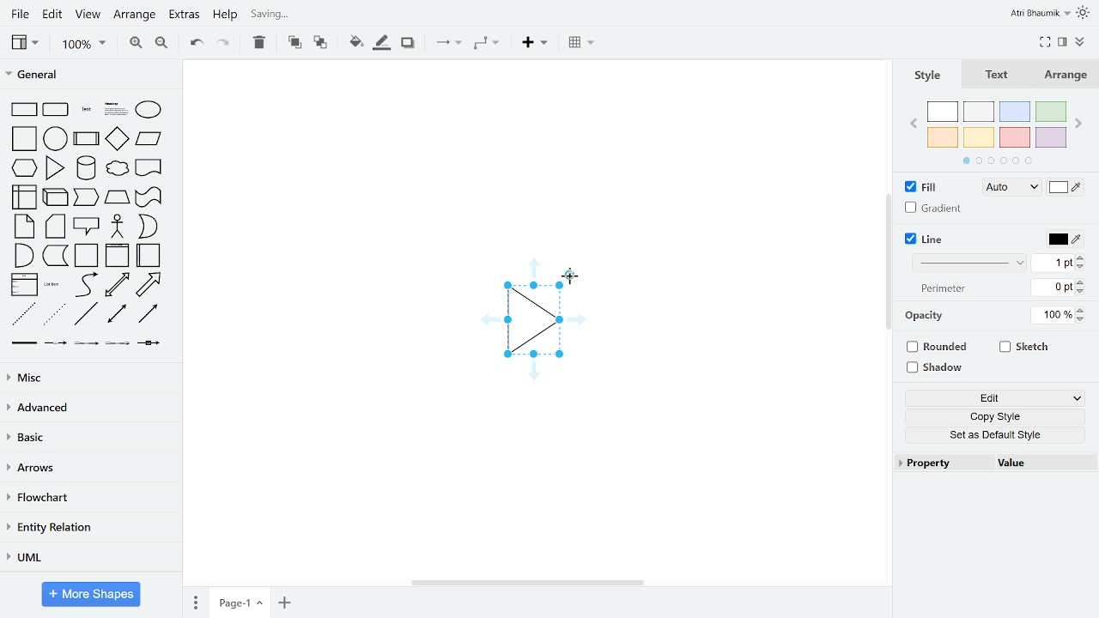 The width and height of the screenshot is (1099, 618). I want to click on cloud, so click(117, 168).